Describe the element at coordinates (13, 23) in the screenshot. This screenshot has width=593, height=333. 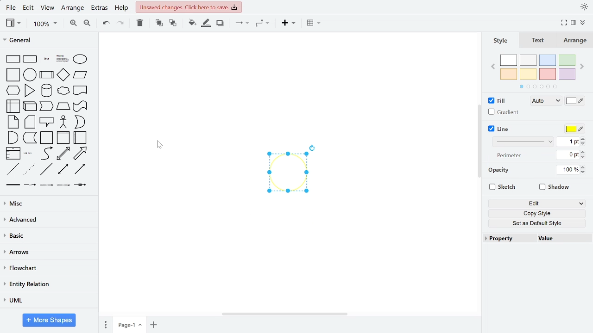
I see `view` at that location.